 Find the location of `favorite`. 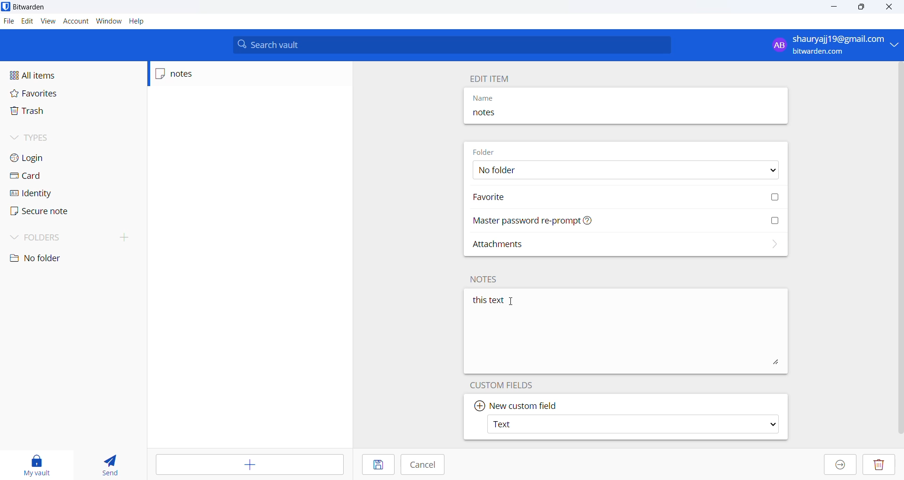

favorite is located at coordinates (627, 196).